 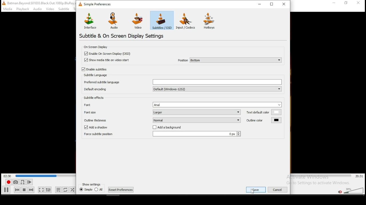 I want to click on subtitle and on screen display, so click(x=126, y=36).